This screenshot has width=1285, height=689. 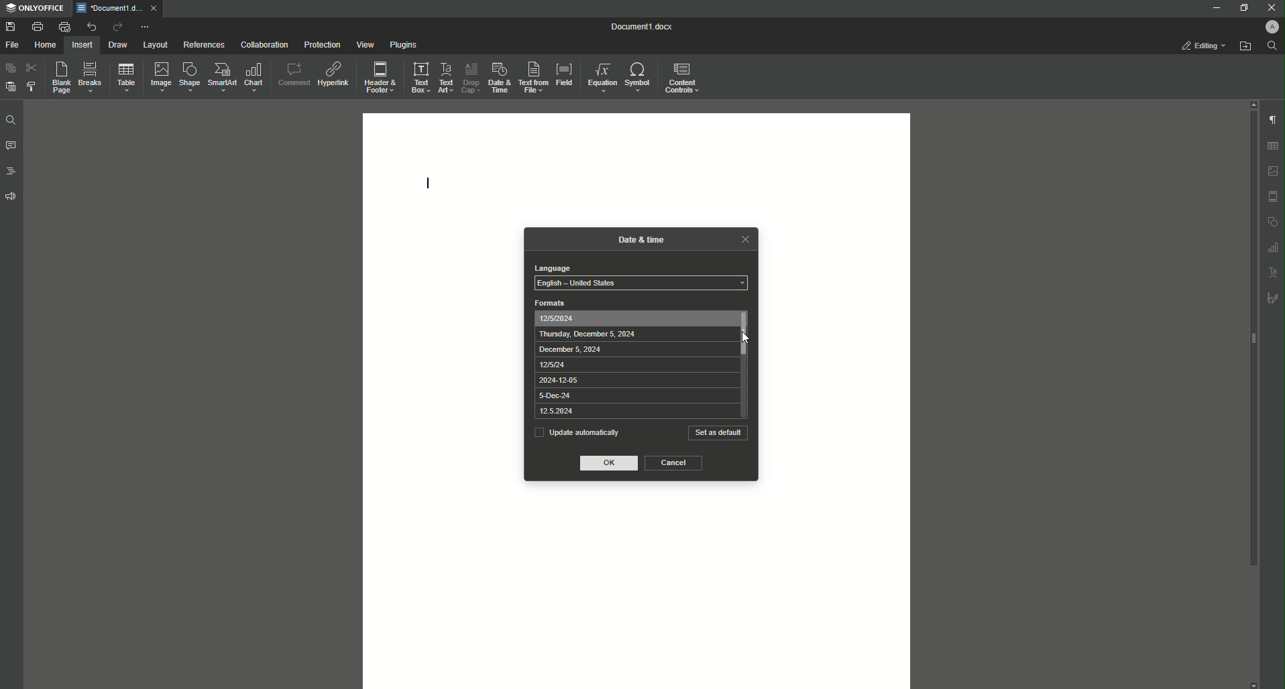 I want to click on 12.5.2024, so click(x=555, y=411).